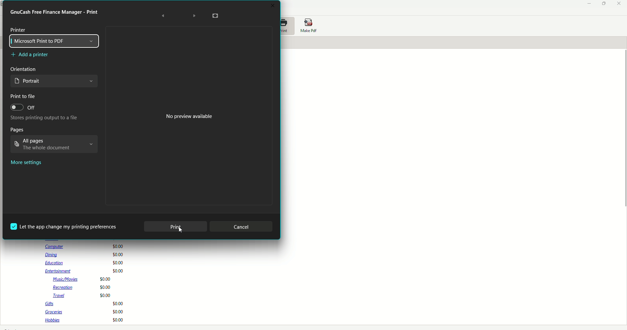 The image size is (627, 330). What do you see at coordinates (54, 82) in the screenshot?
I see `Portrait` at bounding box center [54, 82].